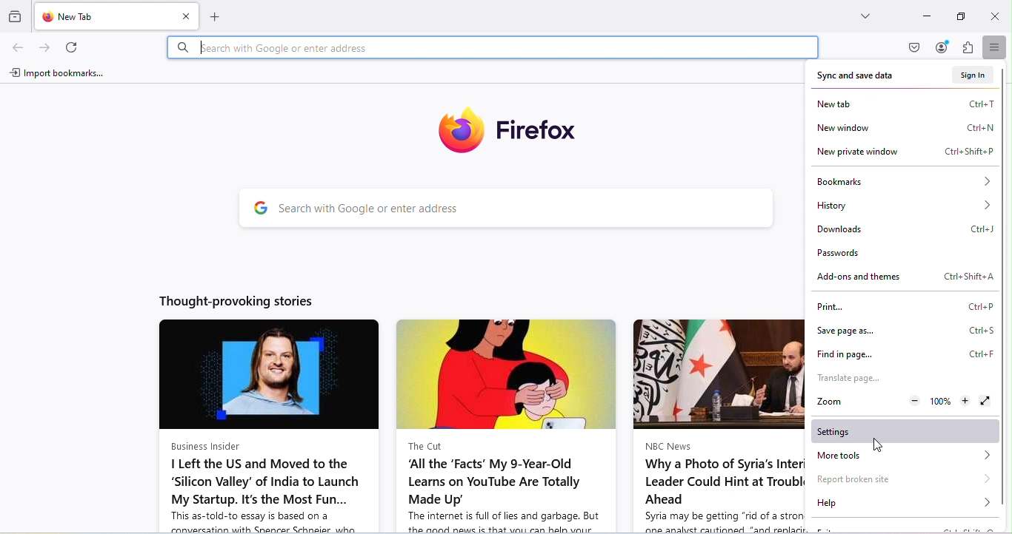 This screenshot has height=534, width=1012. I want to click on New private window, so click(903, 153).